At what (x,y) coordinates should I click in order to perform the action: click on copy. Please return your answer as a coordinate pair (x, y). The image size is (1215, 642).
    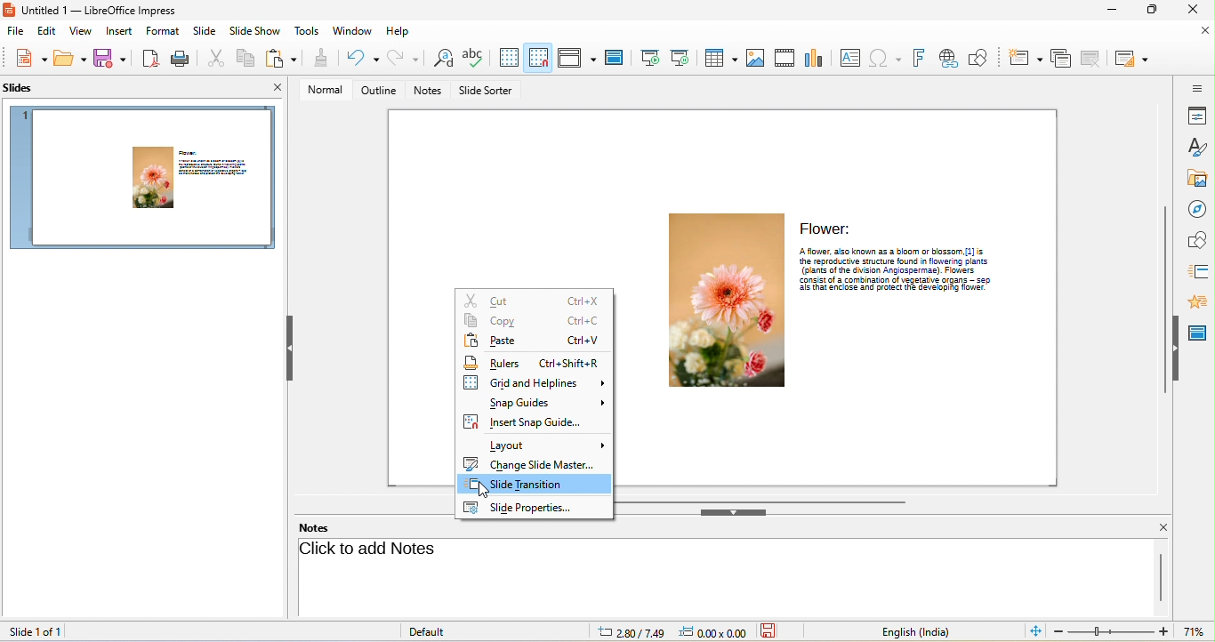
    Looking at the image, I should click on (243, 57).